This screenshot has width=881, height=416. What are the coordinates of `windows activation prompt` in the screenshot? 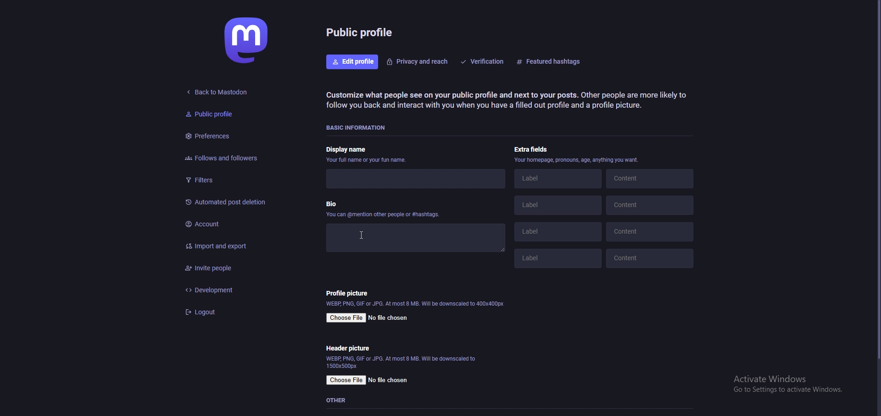 It's located at (786, 383).